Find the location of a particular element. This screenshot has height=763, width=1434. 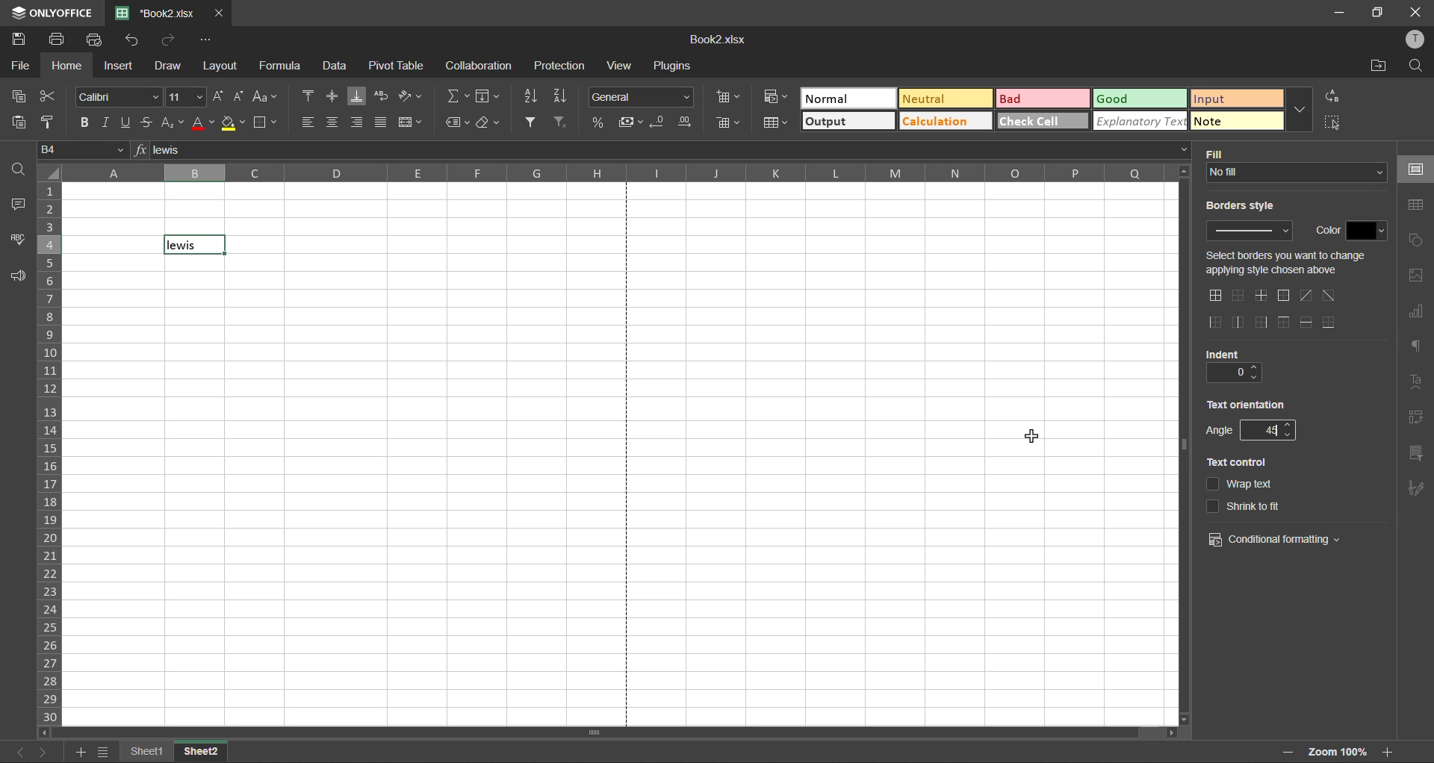

borders is located at coordinates (265, 125).